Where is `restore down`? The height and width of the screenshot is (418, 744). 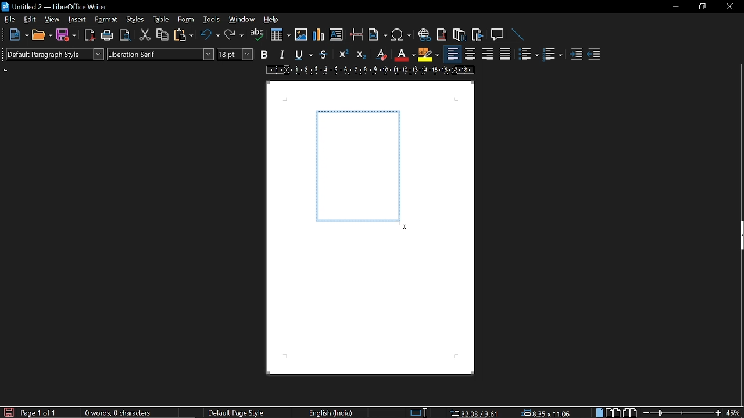 restore down is located at coordinates (702, 7).